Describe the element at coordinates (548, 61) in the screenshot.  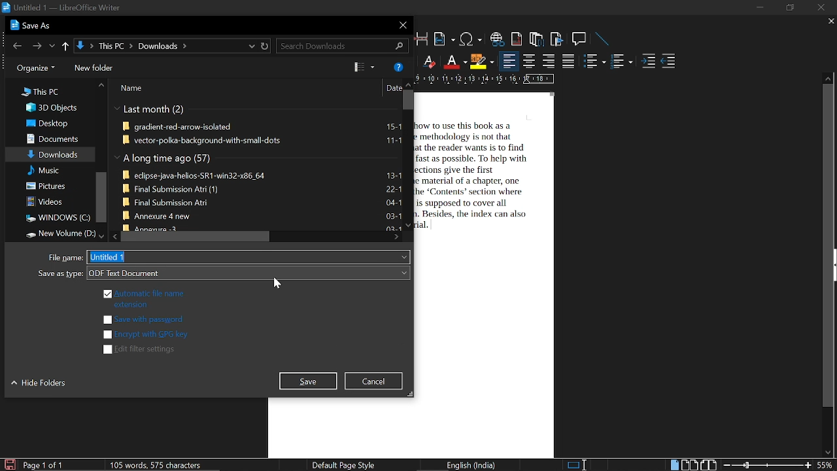
I see `align right` at that location.